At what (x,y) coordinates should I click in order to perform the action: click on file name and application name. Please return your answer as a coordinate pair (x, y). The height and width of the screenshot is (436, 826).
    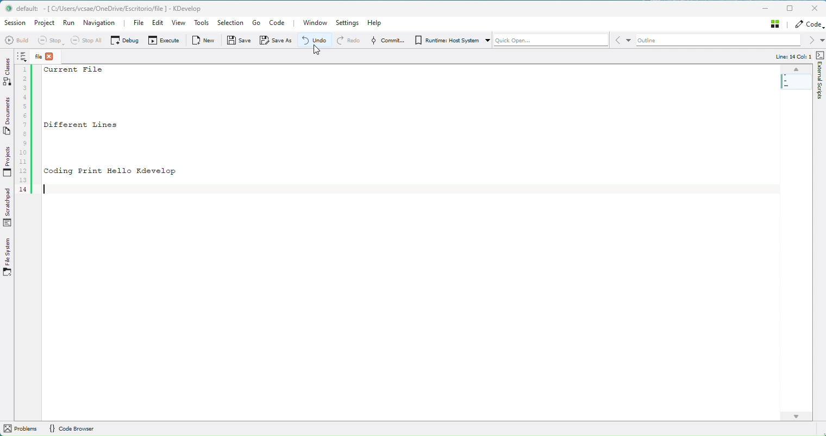
    Looking at the image, I should click on (104, 8).